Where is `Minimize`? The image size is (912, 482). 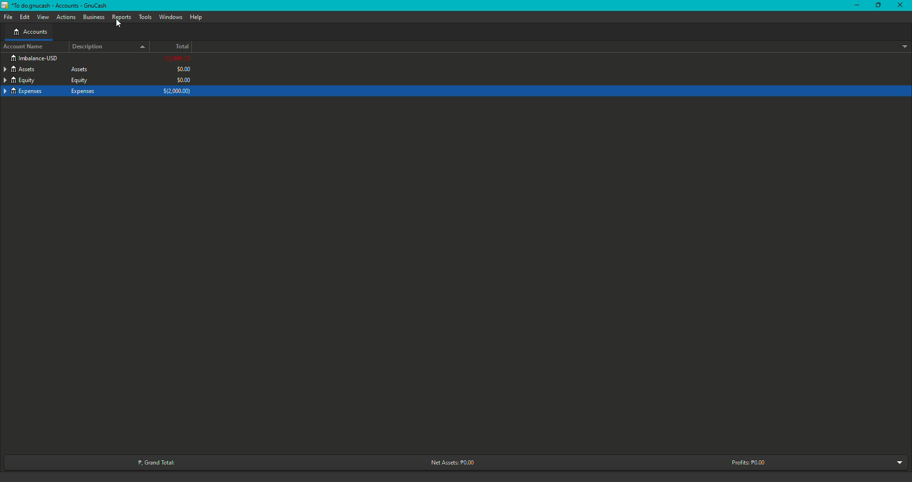
Minimize is located at coordinates (855, 6).